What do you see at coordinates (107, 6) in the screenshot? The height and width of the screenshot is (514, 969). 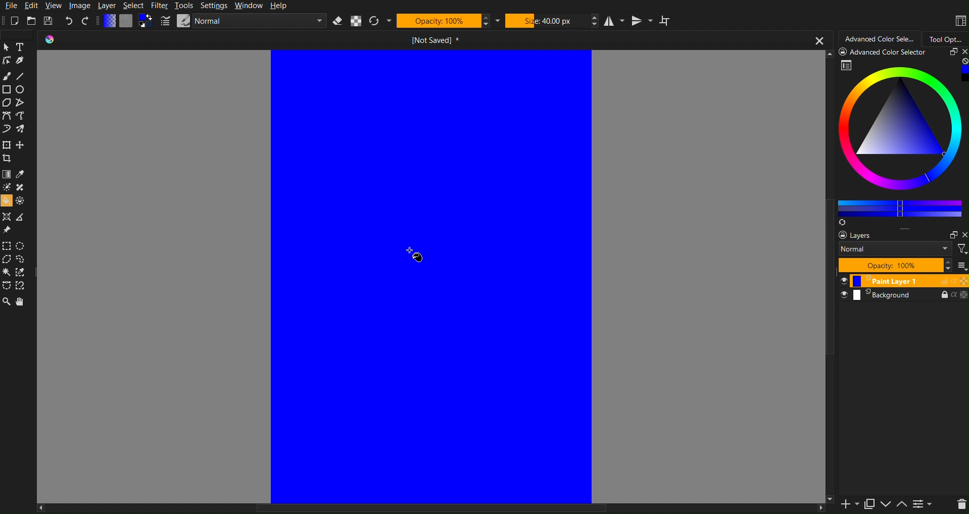 I see `Layer` at bounding box center [107, 6].